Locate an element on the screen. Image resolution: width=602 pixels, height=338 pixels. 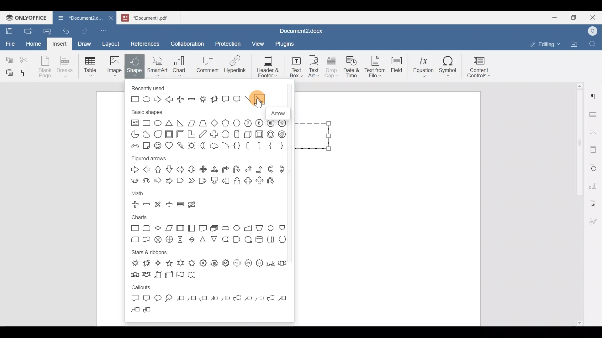
Find is located at coordinates (593, 45).